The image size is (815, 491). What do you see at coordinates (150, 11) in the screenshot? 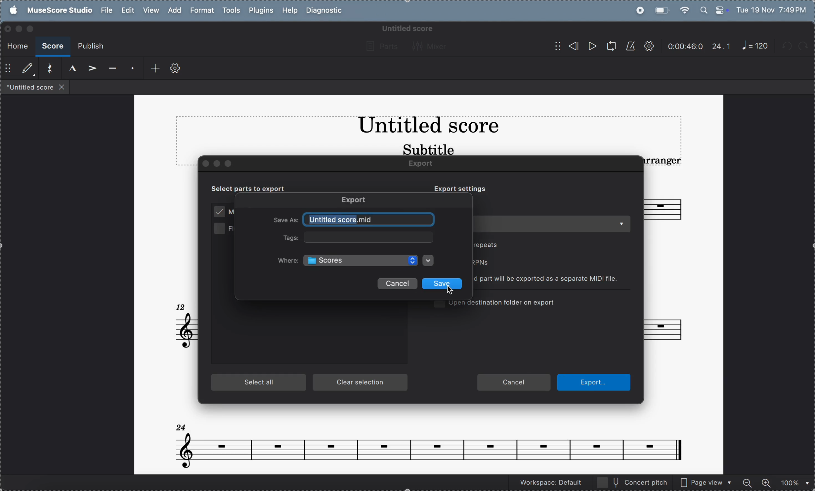
I see `view` at bounding box center [150, 11].